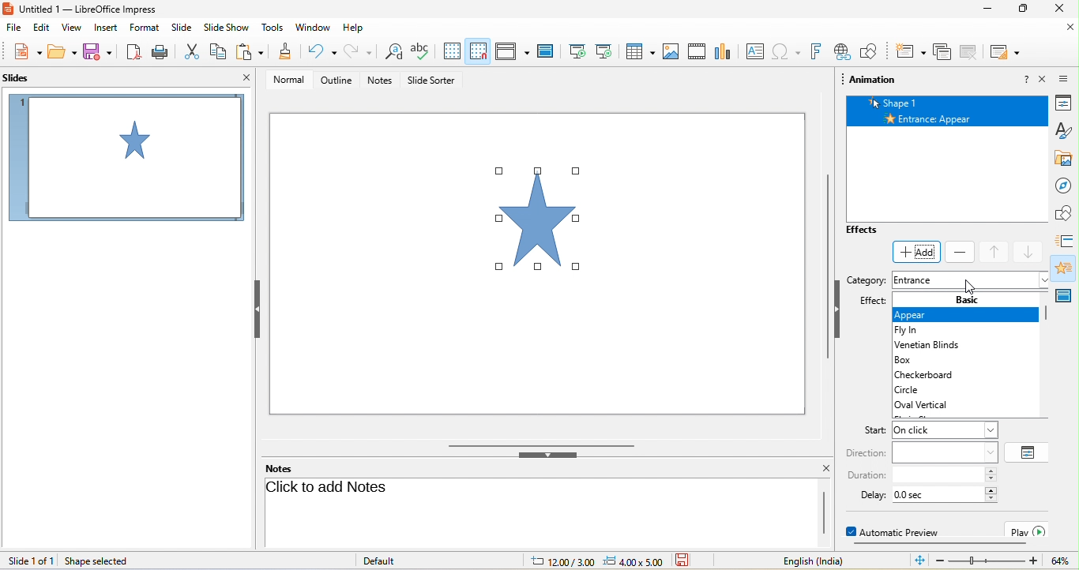  Describe the element at coordinates (933, 405) in the screenshot. I see `oval vertical` at that location.